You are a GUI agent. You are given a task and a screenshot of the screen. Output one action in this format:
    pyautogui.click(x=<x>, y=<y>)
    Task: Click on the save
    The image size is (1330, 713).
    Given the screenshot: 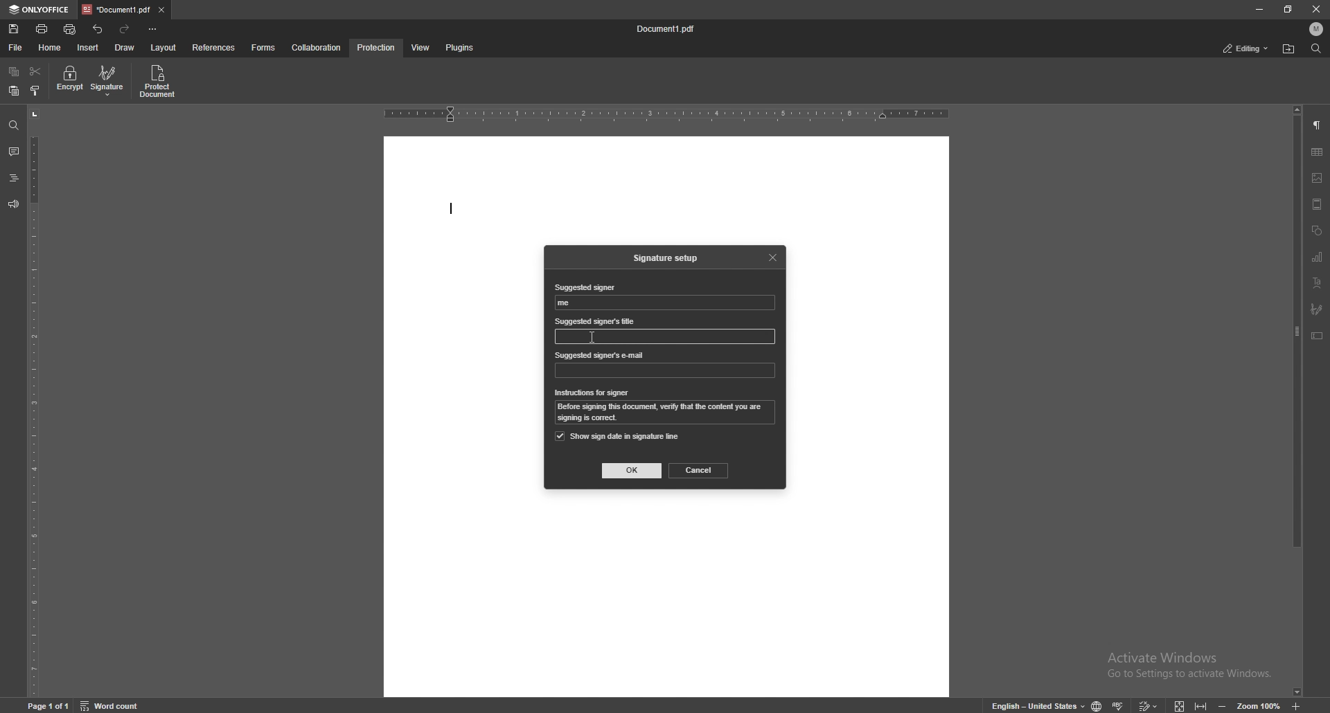 What is the action you would take?
    pyautogui.click(x=15, y=29)
    